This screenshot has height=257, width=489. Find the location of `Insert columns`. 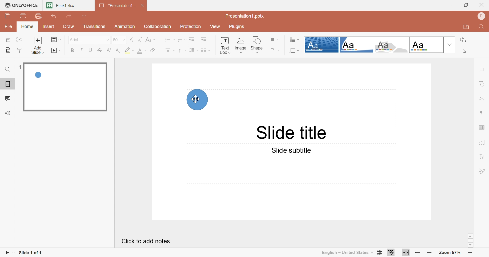

Insert columns is located at coordinates (206, 51).